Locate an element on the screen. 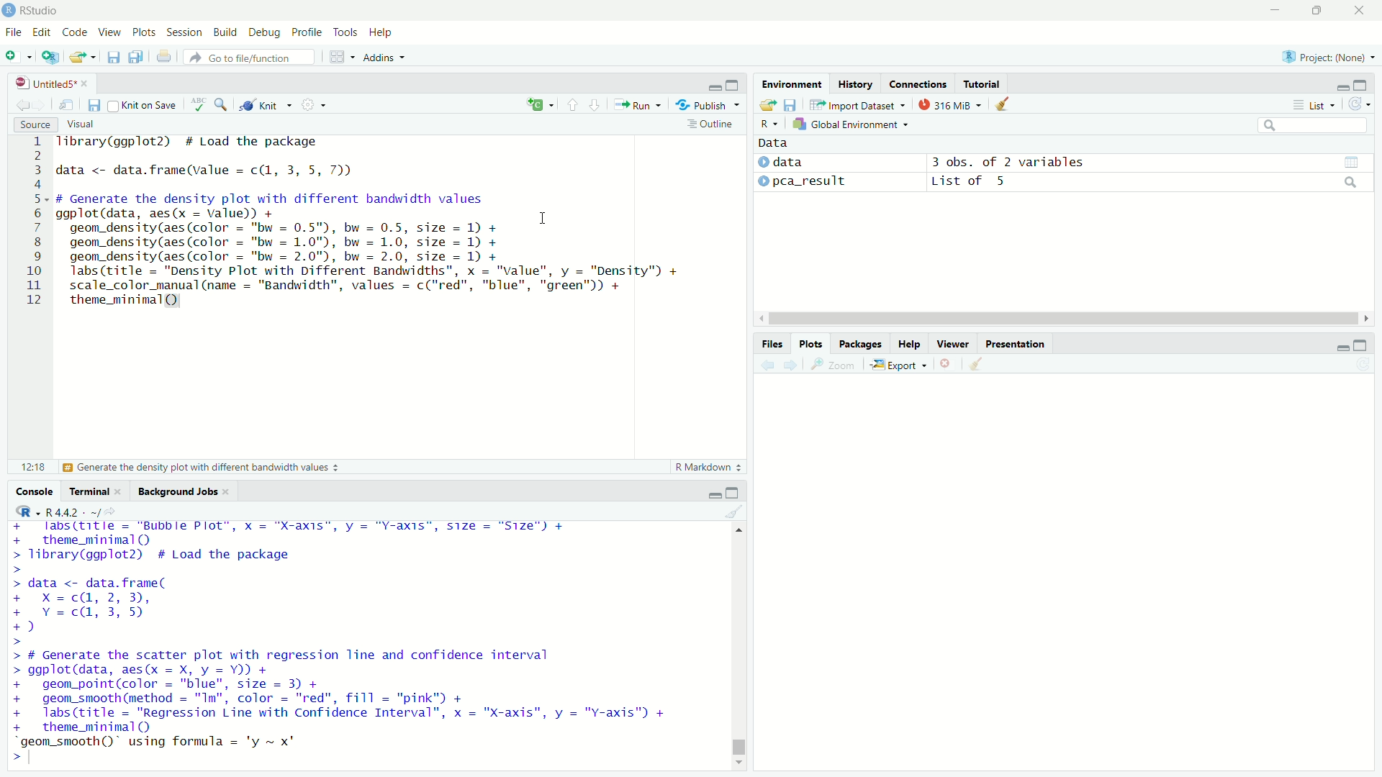 This screenshot has height=777, width=1382. Addins is located at coordinates (384, 58).